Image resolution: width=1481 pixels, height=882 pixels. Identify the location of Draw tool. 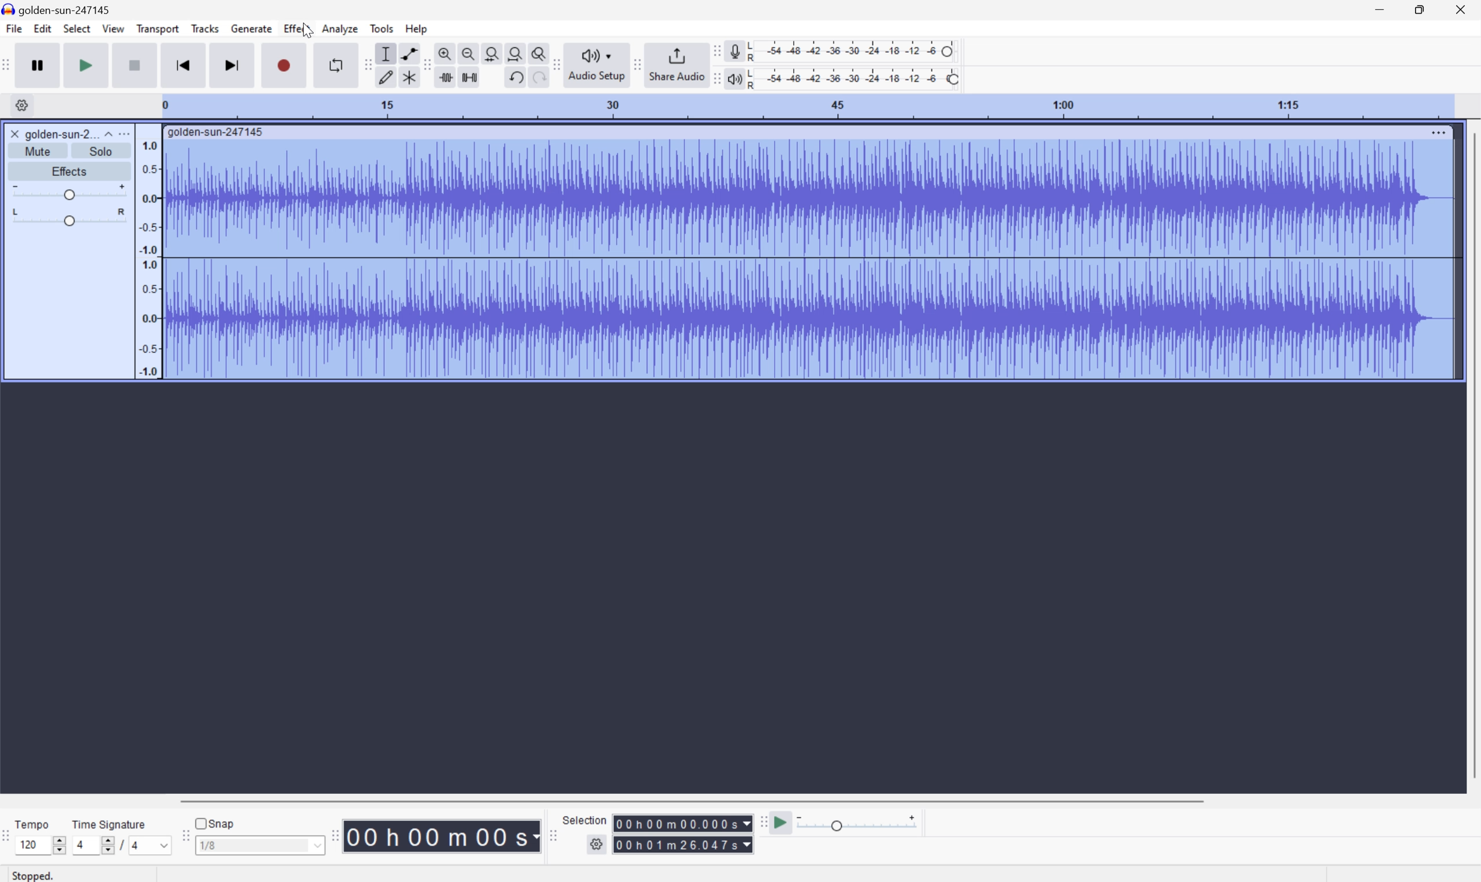
(386, 79).